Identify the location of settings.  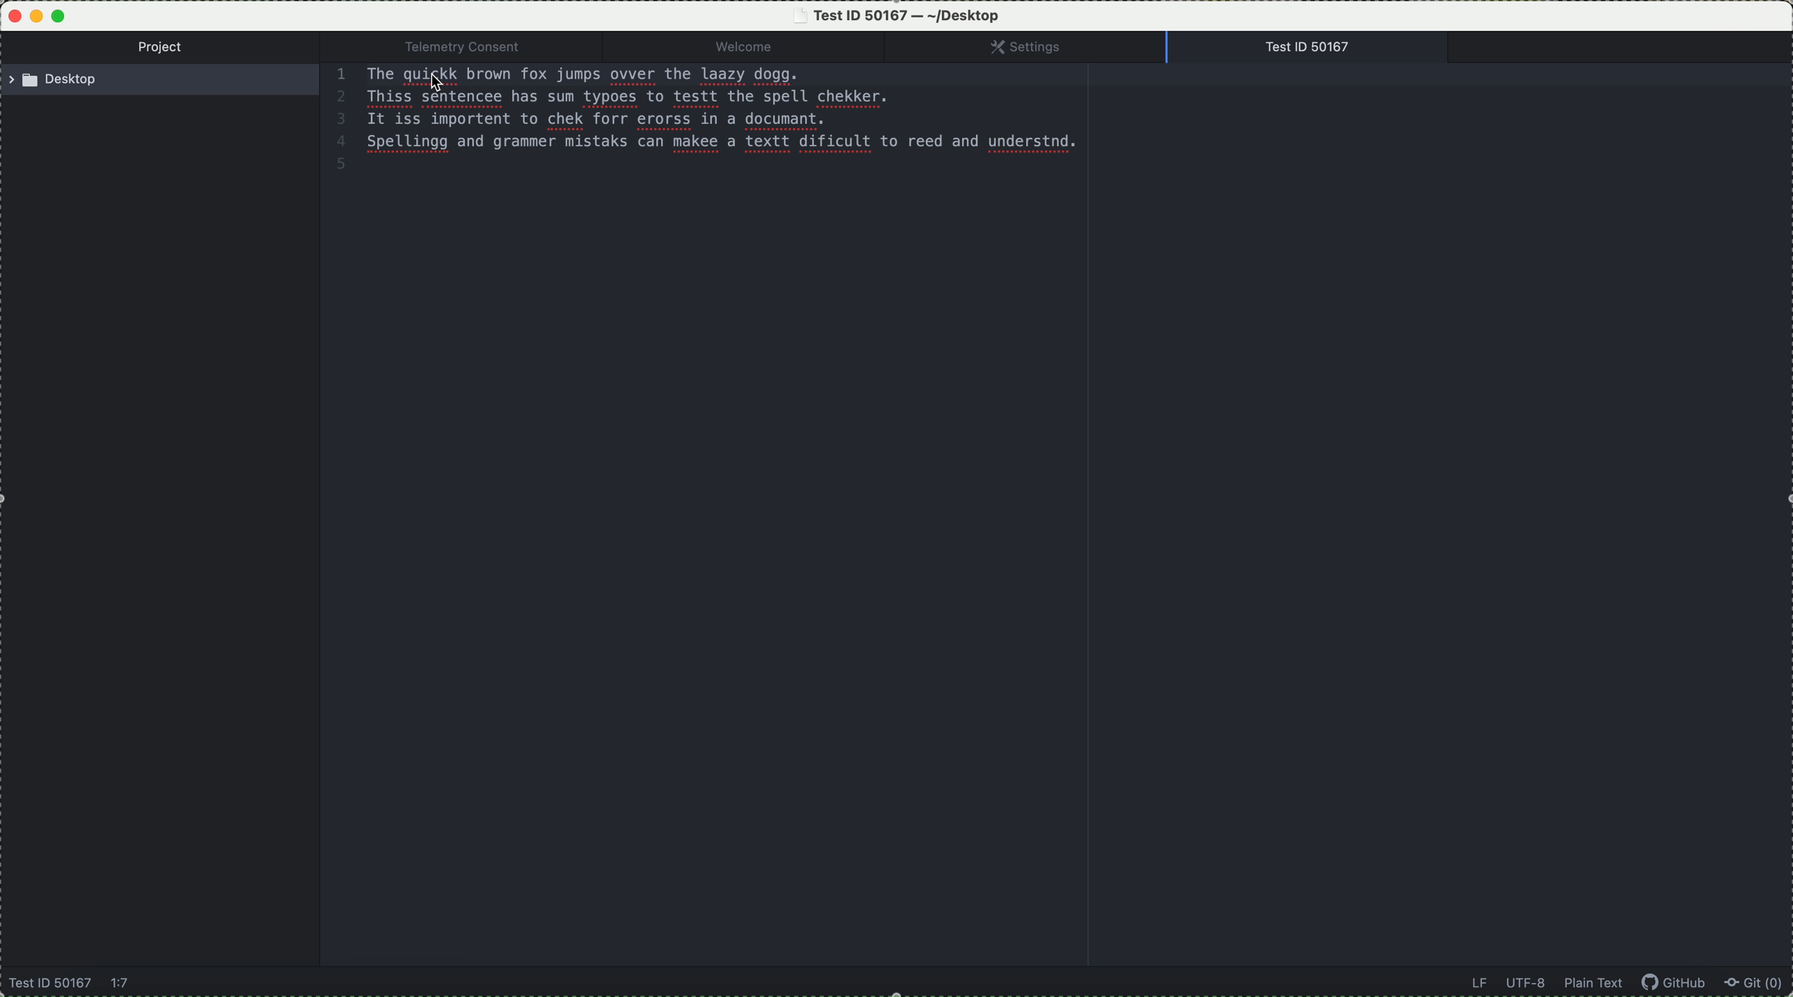
(1040, 47).